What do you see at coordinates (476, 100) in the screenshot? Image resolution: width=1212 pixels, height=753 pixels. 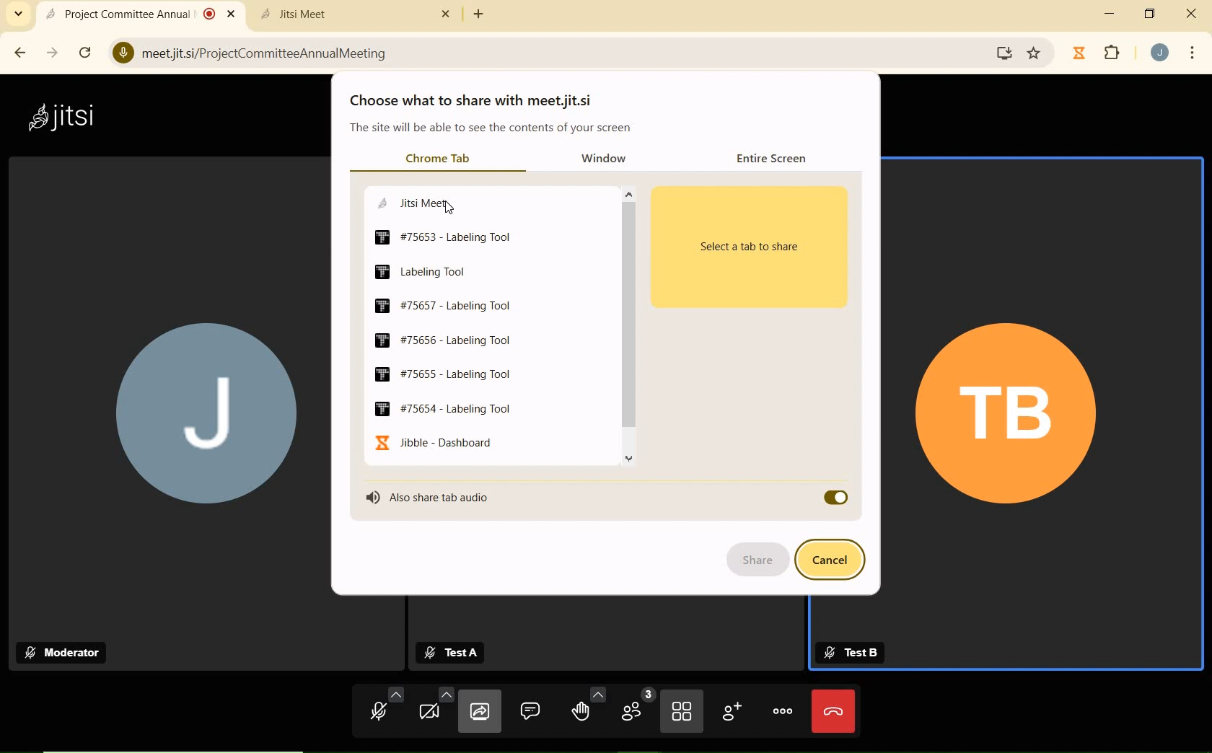 I see `choose what to share with meet.jit.si` at bounding box center [476, 100].